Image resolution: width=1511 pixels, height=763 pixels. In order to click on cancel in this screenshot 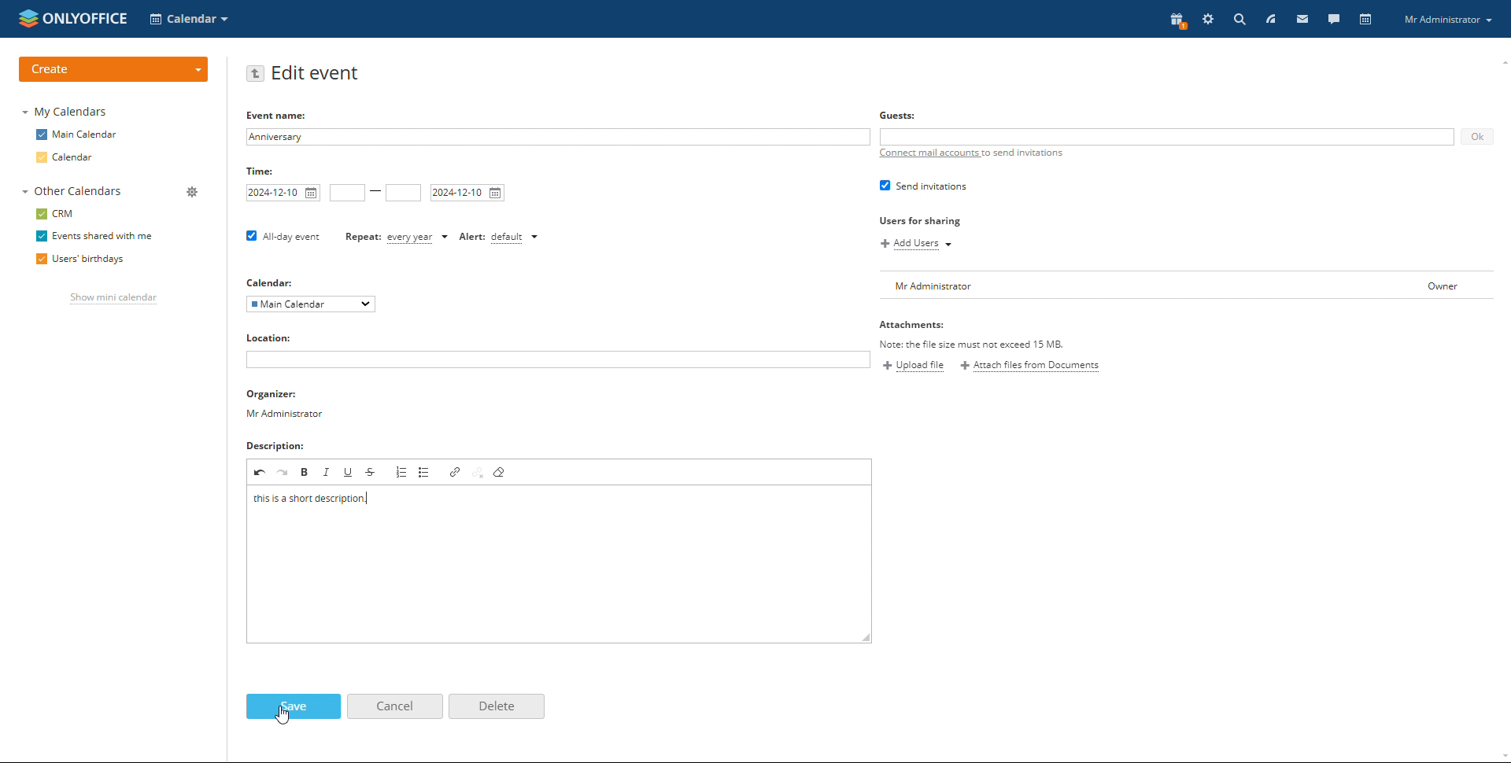, I will do `click(395, 706)`.